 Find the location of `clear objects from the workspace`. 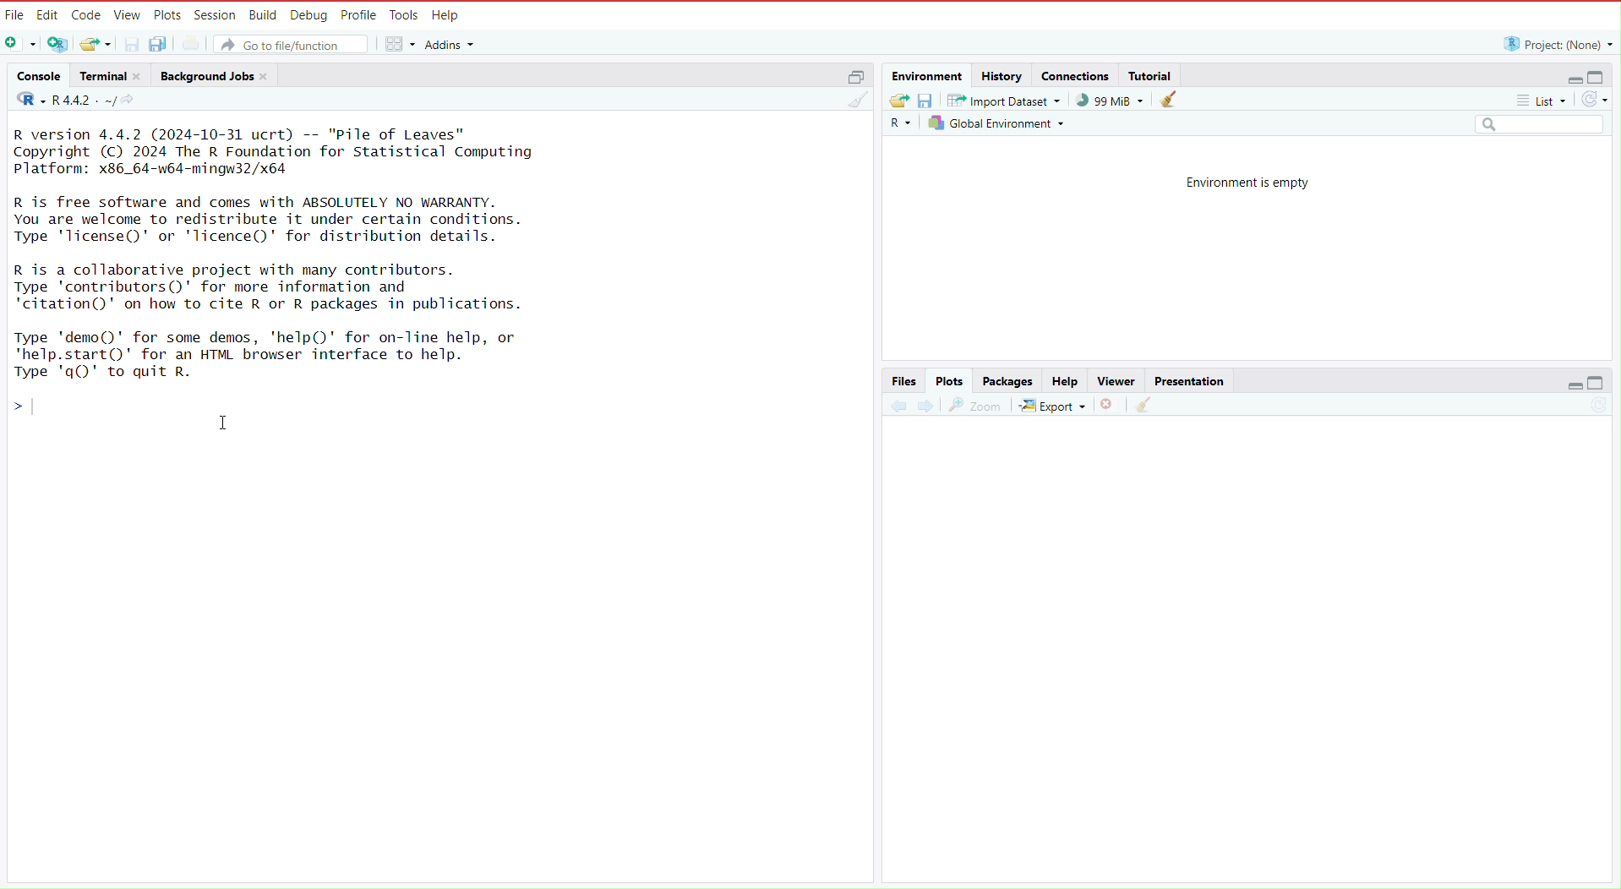

clear objects from the workspace is located at coordinates (1169, 99).